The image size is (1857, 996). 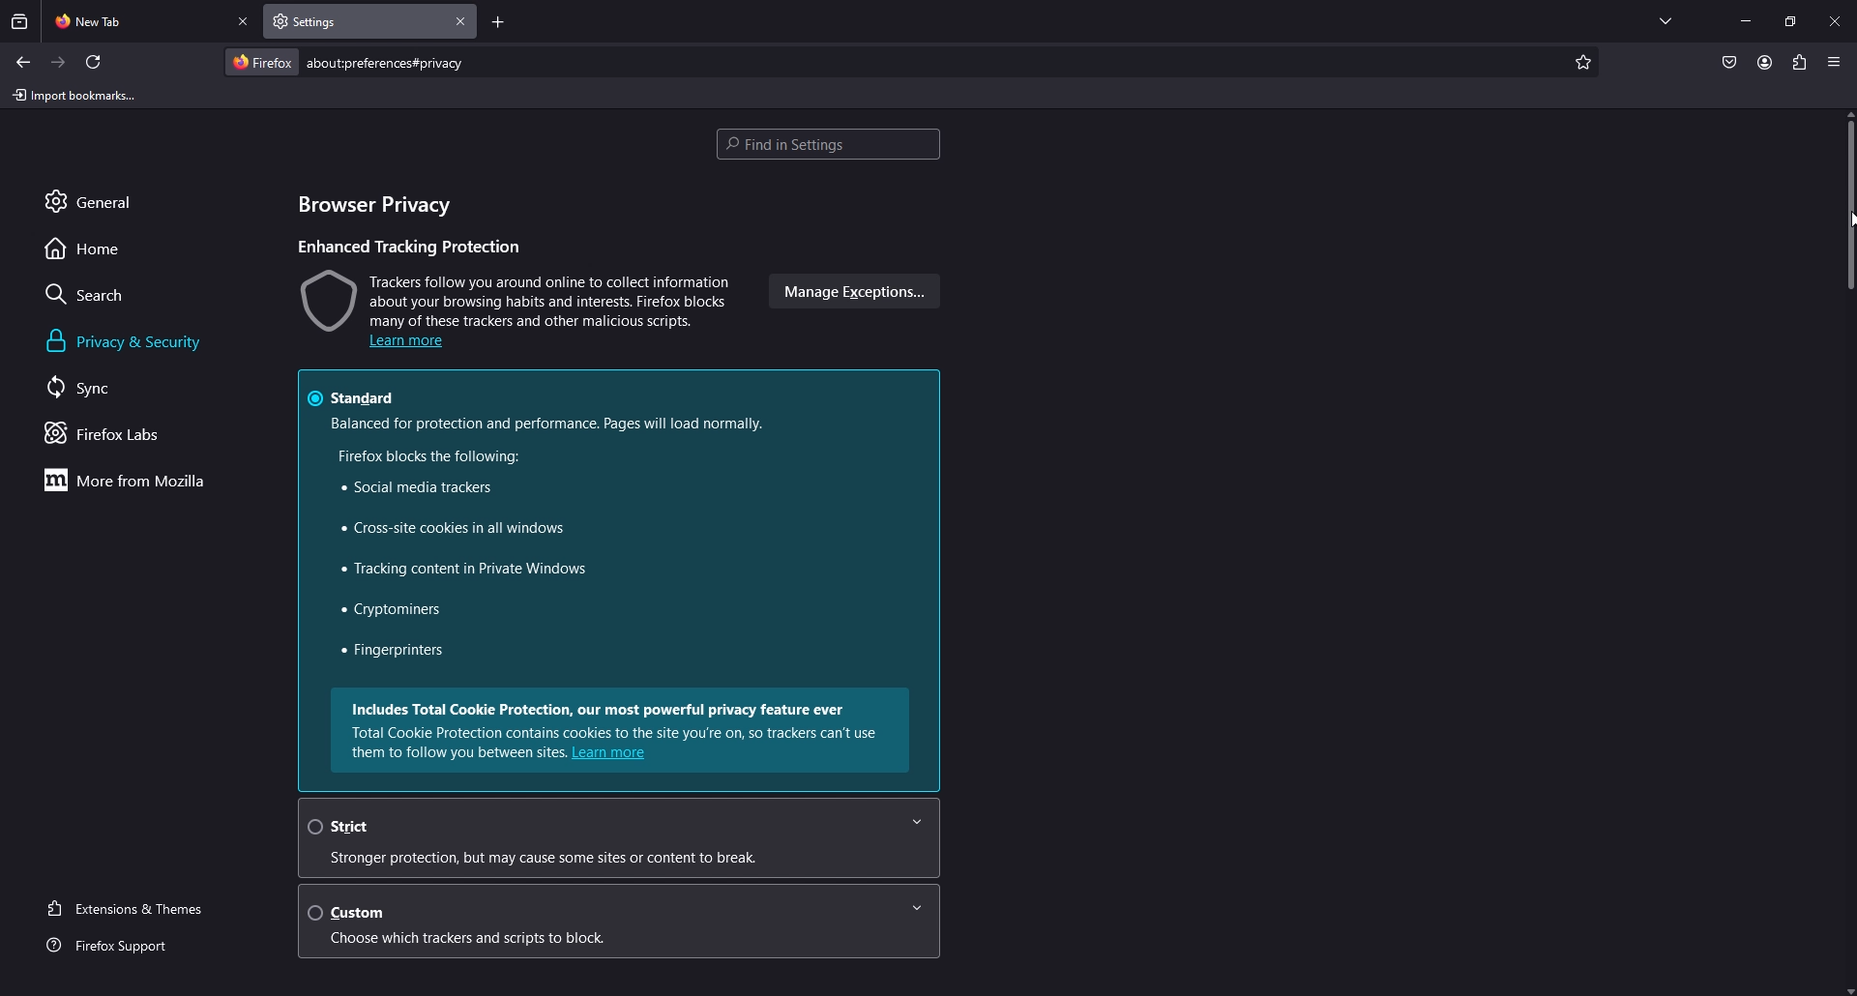 What do you see at coordinates (620, 719) in the screenshot?
I see `Includes Total Cookie Protection, our most powerful privacy feature everTotal Cookie Protection contains cookies to the site you're on, so trackers can't use` at bounding box center [620, 719].